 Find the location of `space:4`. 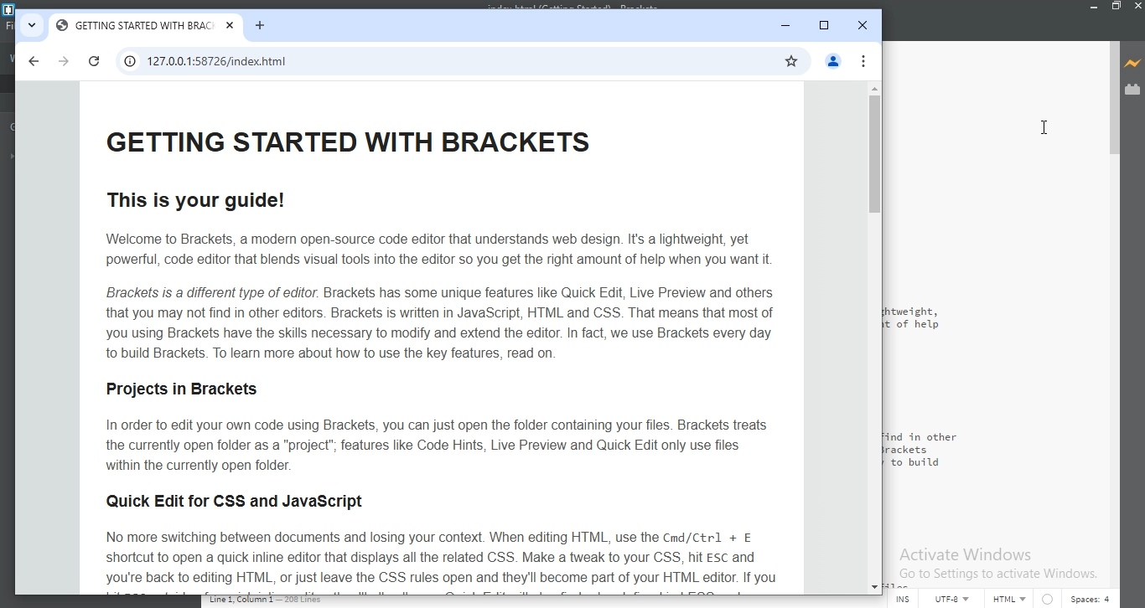

space:4 is located at coordinates (1093, 600).